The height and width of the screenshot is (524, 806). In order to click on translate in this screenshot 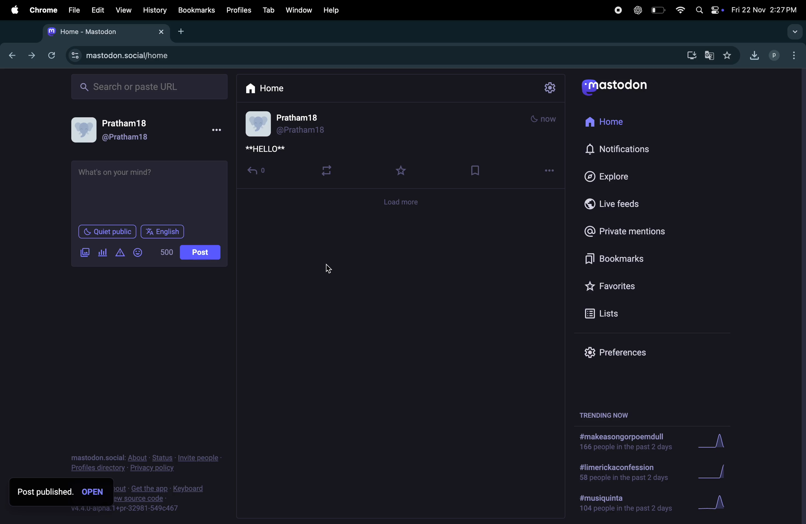, I will do `click(709, 53)`.